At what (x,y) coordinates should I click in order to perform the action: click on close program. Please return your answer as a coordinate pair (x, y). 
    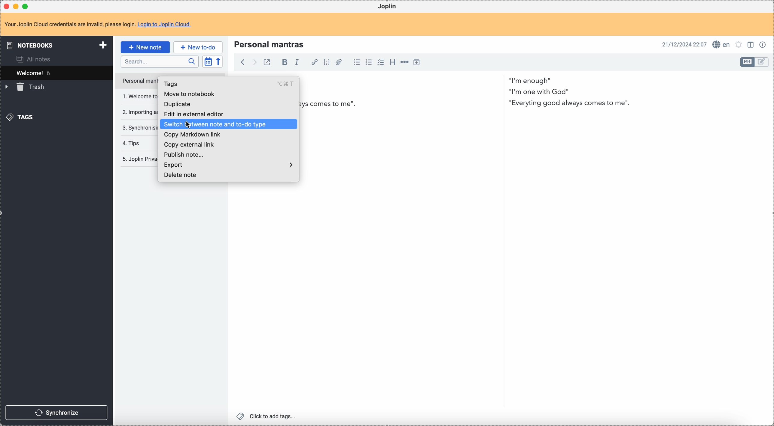
    Looking at the image, I should click on (6, 7).